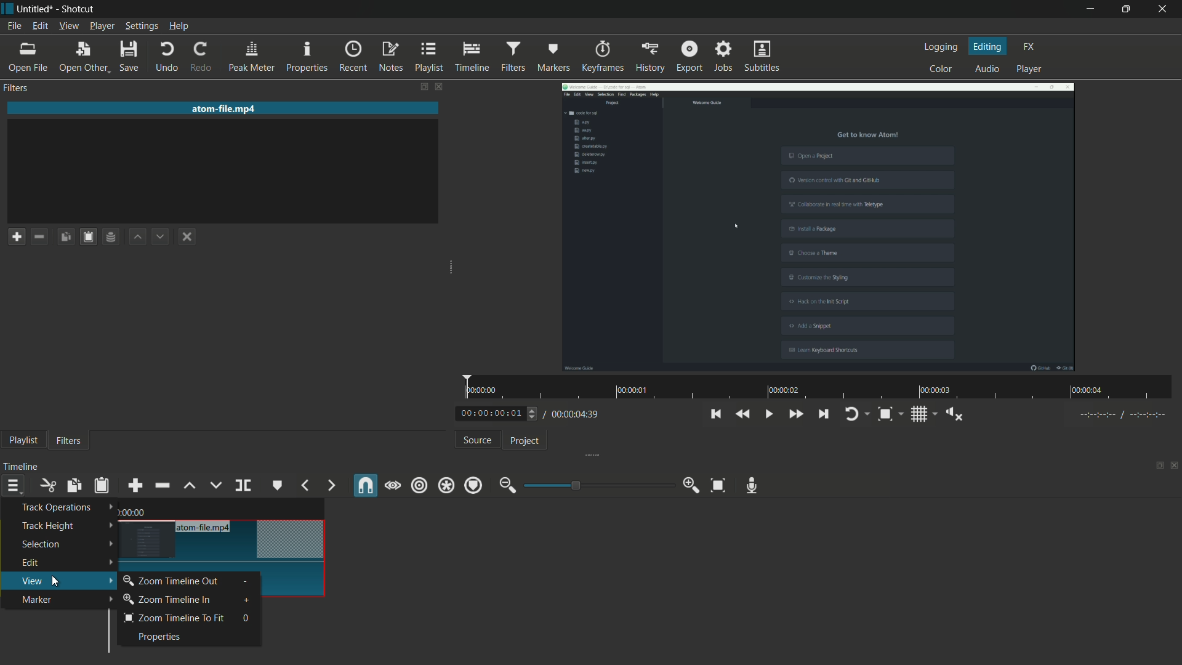  What do you see at coordinates (473, 485) in the screenshot?
I see `ripple markers` at bounding box center [473, 485].